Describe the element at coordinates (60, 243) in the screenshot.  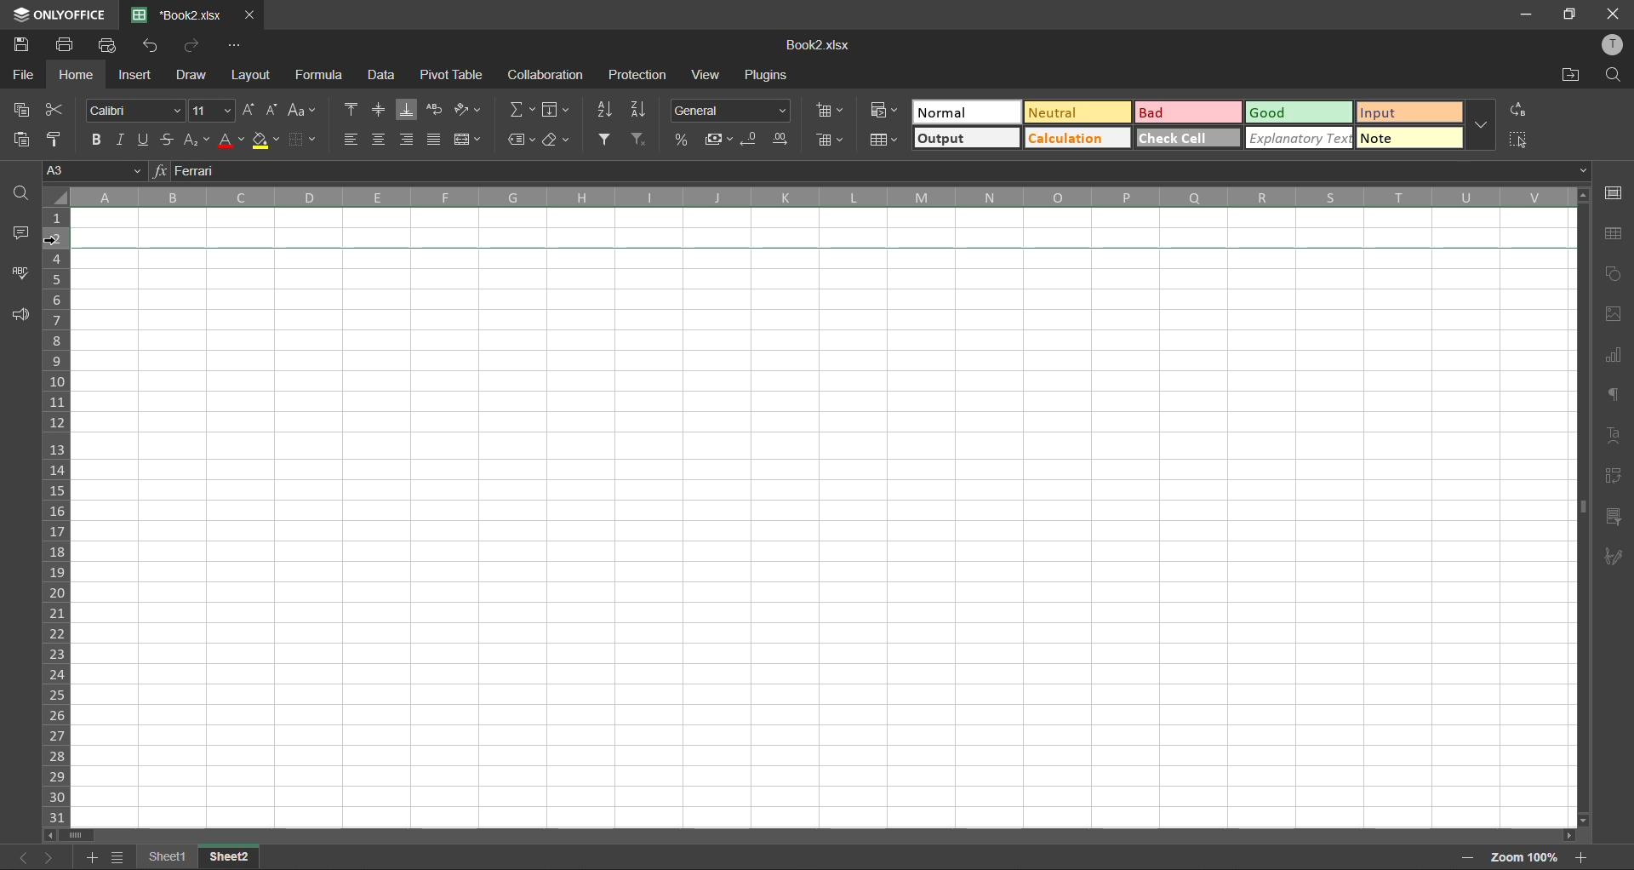
I see `cursor` at that location.